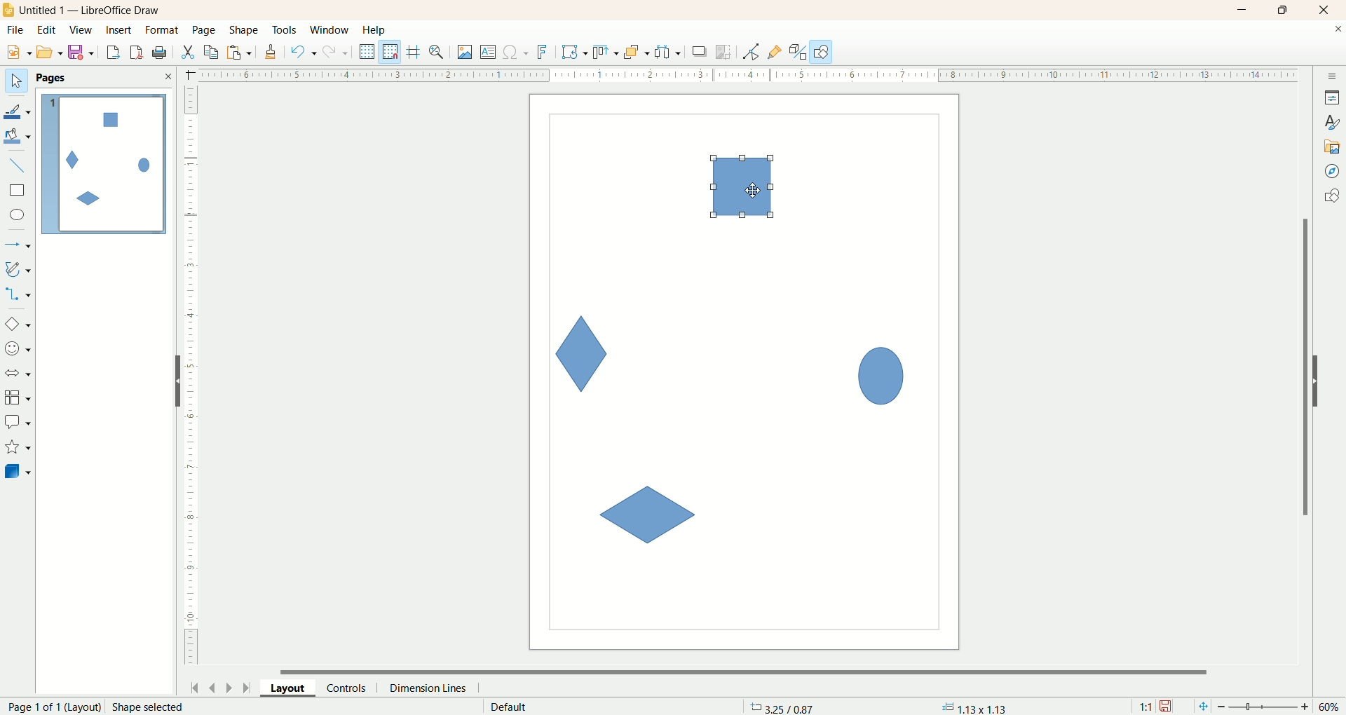  What do you see at coordinates (104, 164) in the screenshot?
I see `page1` at bounding box center [104, 164].